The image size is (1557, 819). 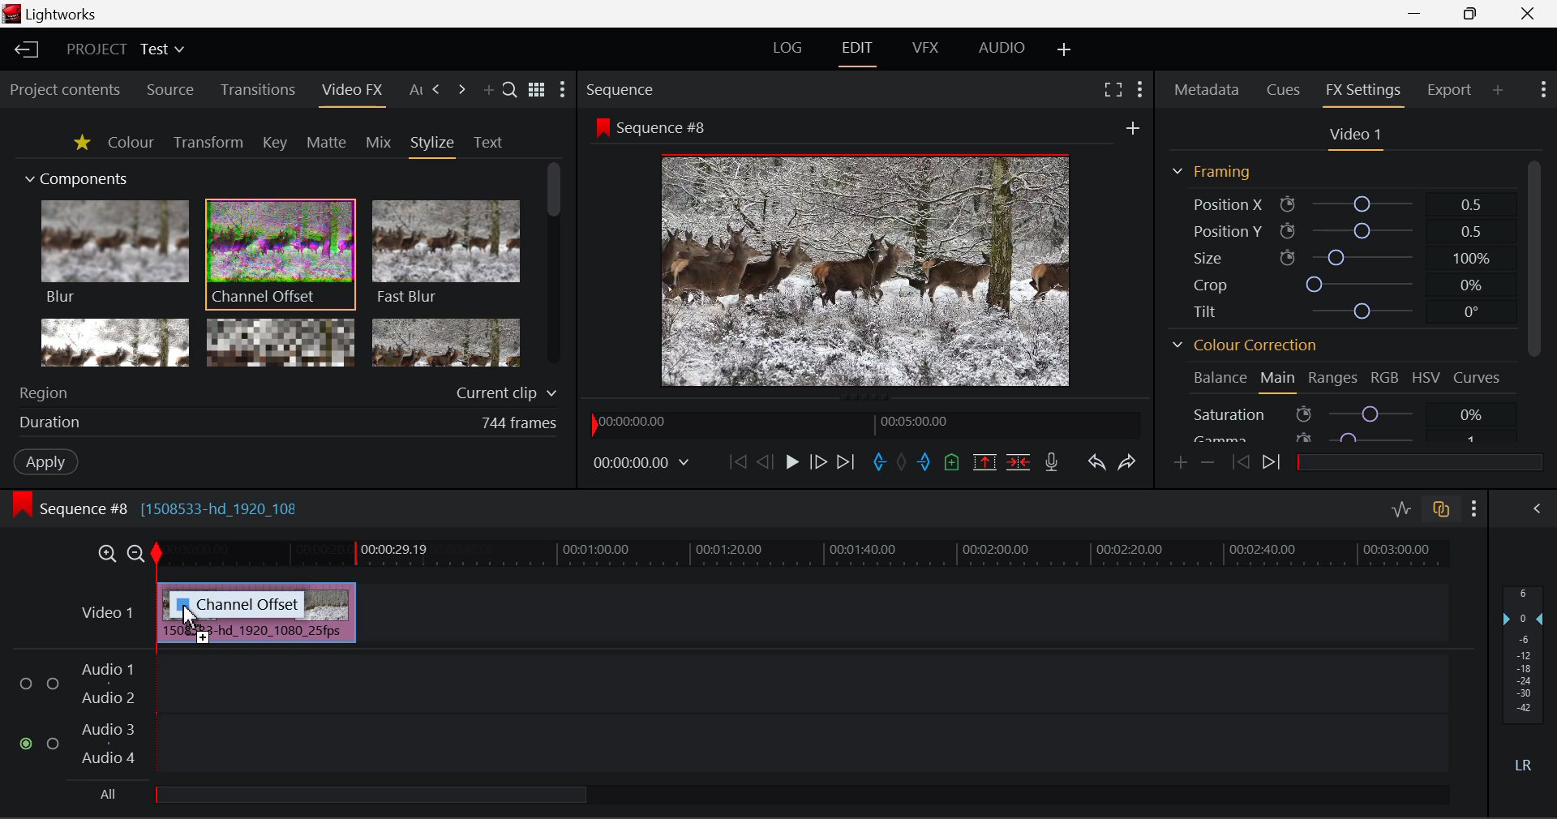 What do you see at coordinates (923, 462) in the screenshot?
I see `Mark Out` at bounding box center [923, 462].